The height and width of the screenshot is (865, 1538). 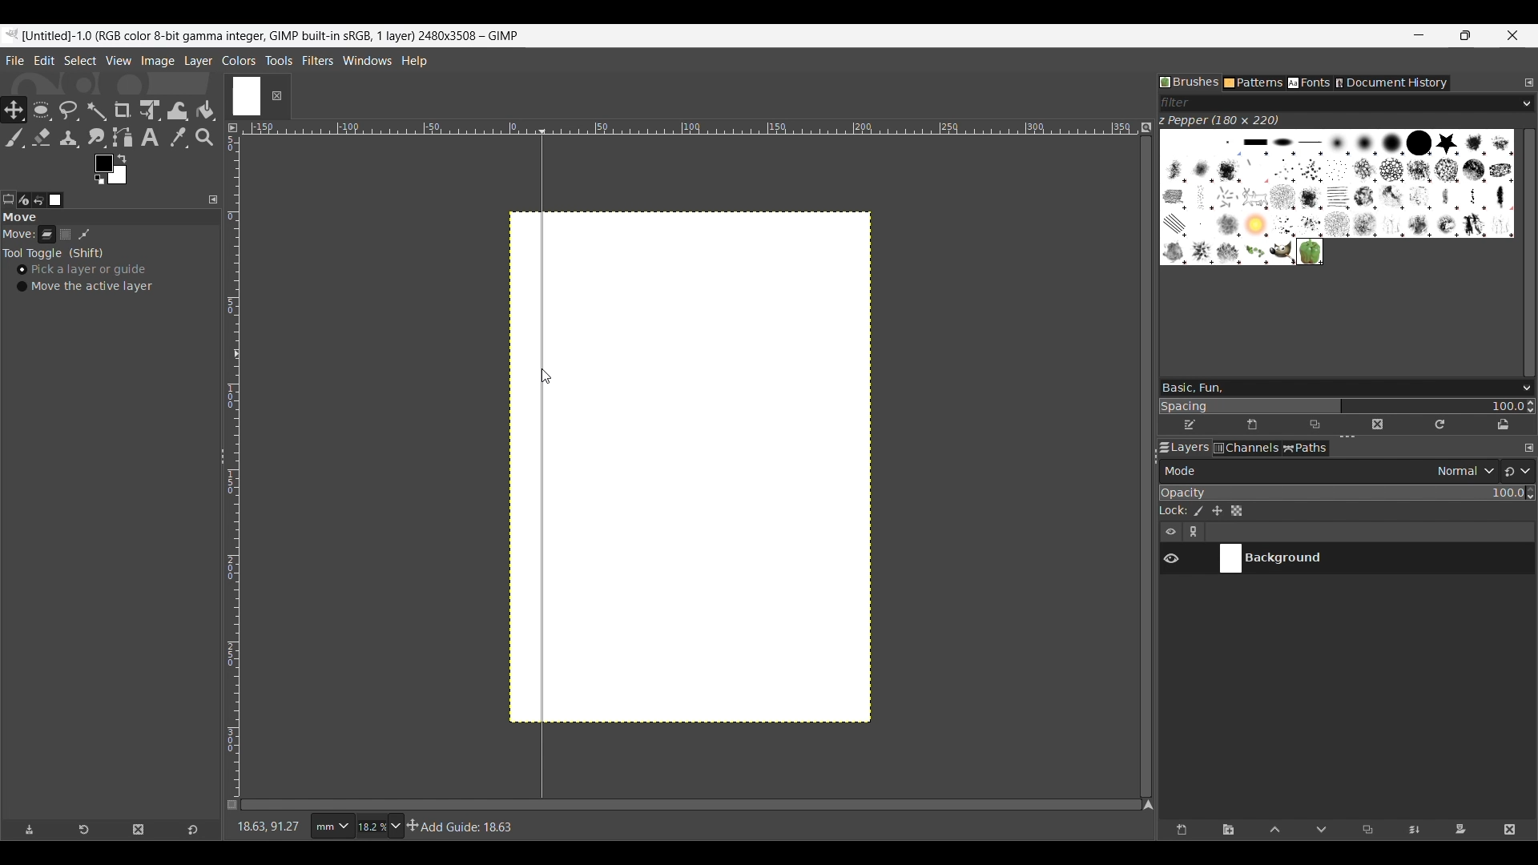 I want to click on Text tool, so click(x=151, y=138).